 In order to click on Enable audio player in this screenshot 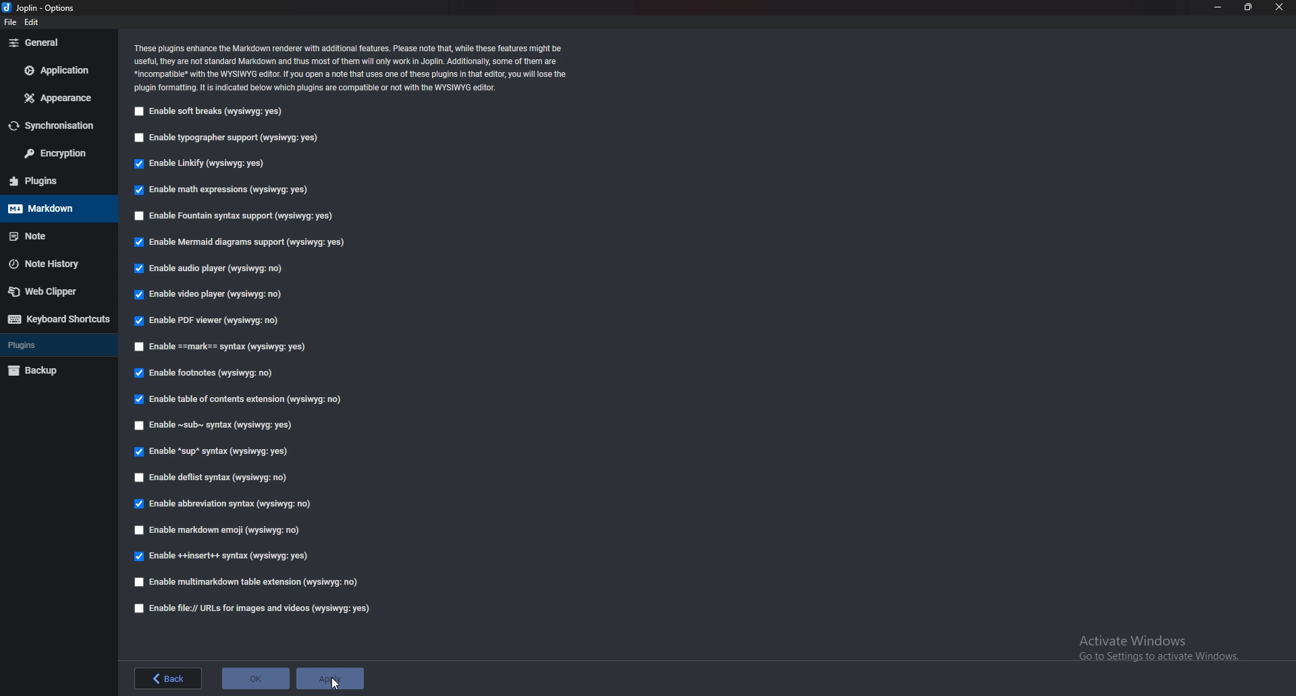, I will do `click(216, 270)`.